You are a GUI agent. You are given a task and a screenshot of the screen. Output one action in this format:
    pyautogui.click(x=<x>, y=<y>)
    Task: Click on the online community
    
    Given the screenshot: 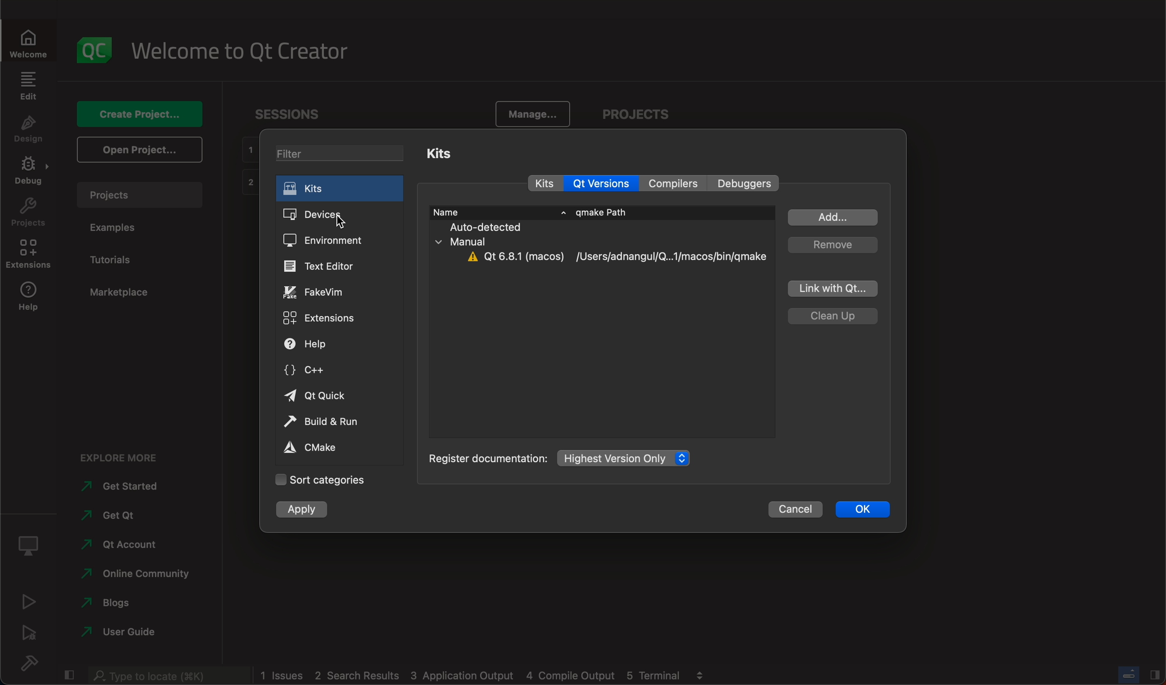 What is the action you would take?
    pyautogui.click(x=132, y=575)
    